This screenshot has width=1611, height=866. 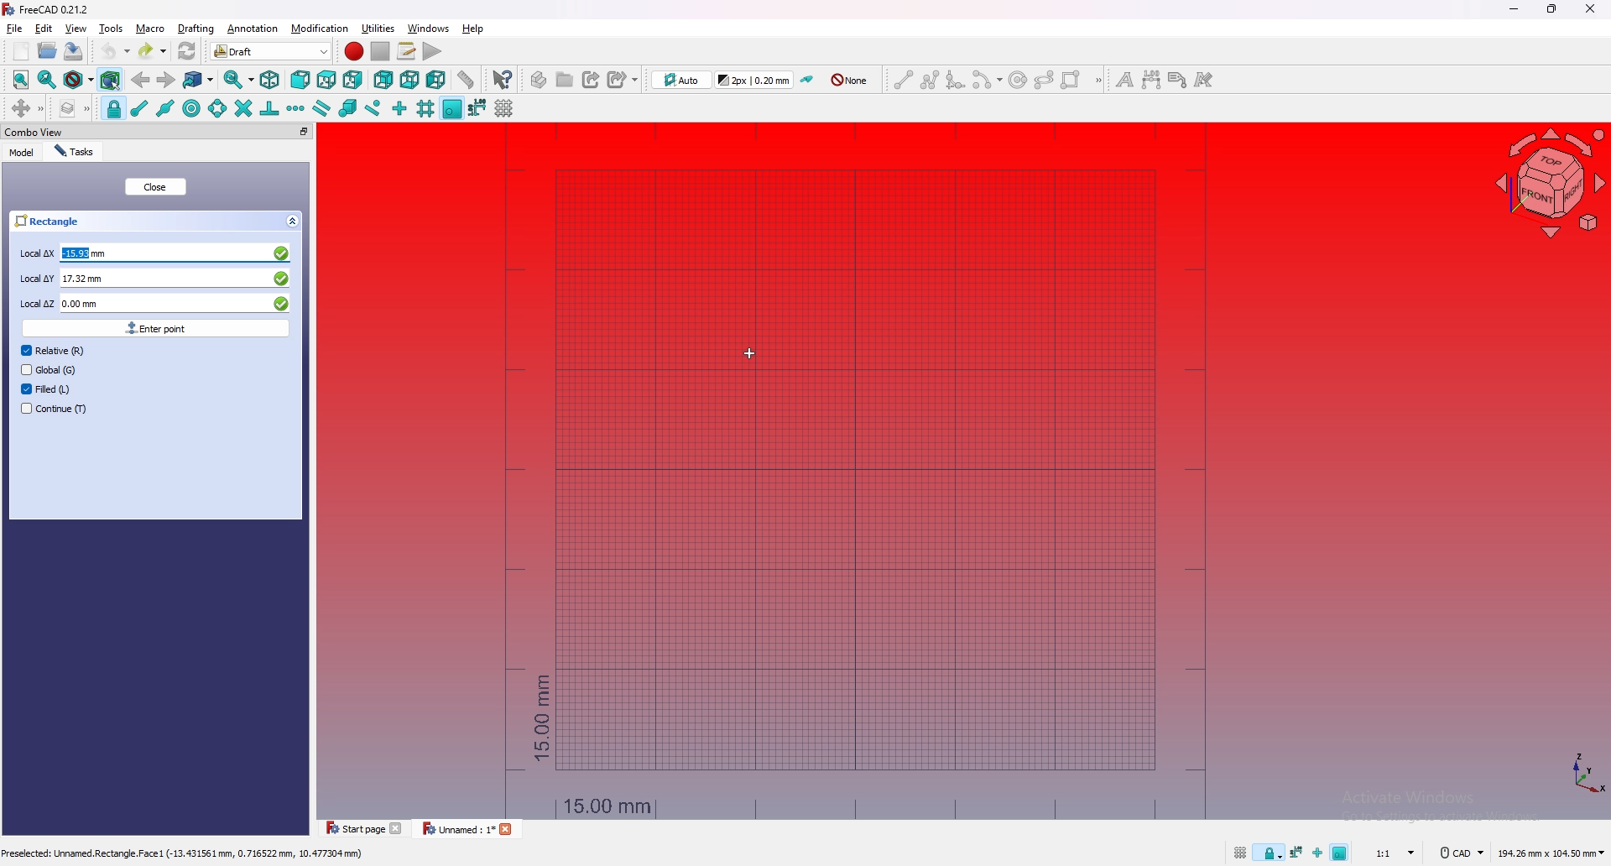 I want to click on drafting, so click(x=197, y=29).